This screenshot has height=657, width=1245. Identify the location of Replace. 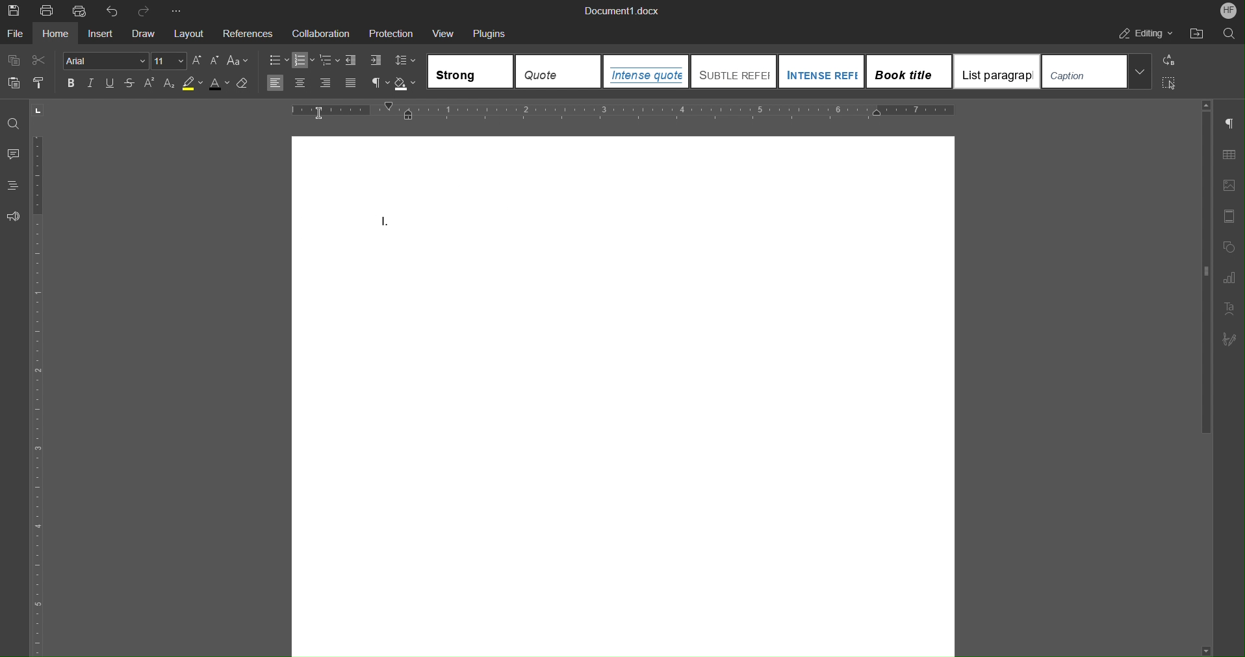
(1169, 60).